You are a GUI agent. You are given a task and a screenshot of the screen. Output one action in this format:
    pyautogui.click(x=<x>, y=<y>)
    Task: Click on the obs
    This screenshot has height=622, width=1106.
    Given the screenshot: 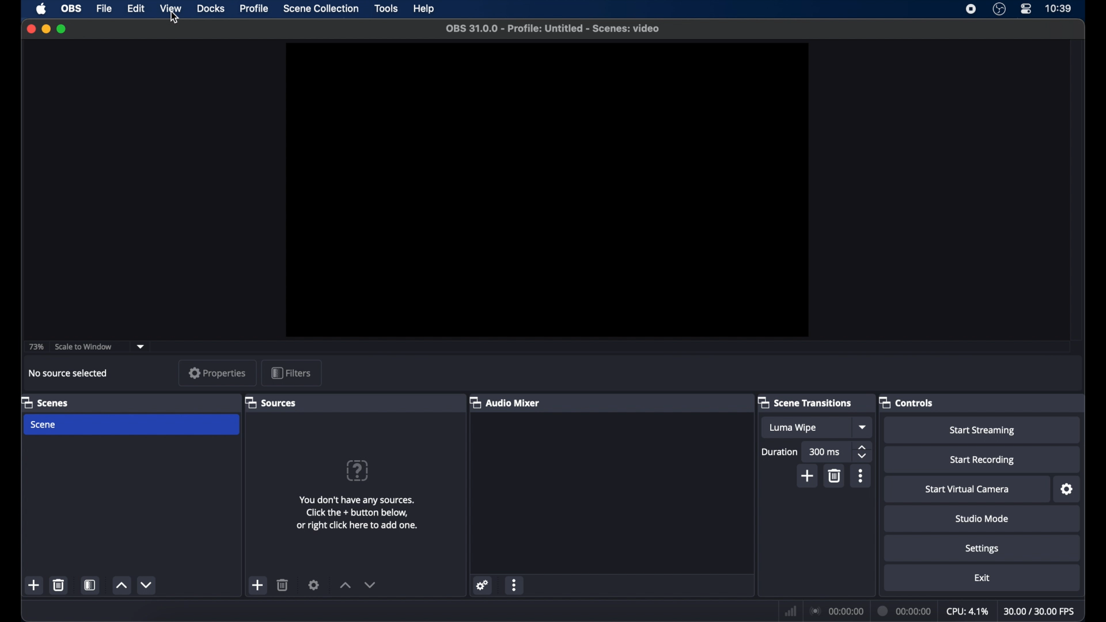 What is the action you would take?
    pyautogui.click(x=71, y=9)
    